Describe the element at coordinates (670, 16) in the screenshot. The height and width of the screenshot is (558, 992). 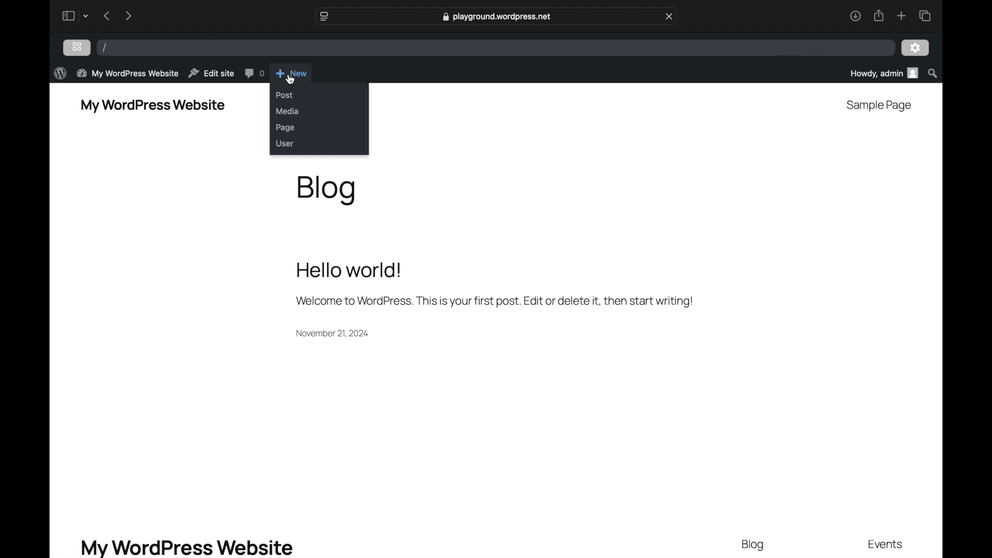
I see `close` at that location.